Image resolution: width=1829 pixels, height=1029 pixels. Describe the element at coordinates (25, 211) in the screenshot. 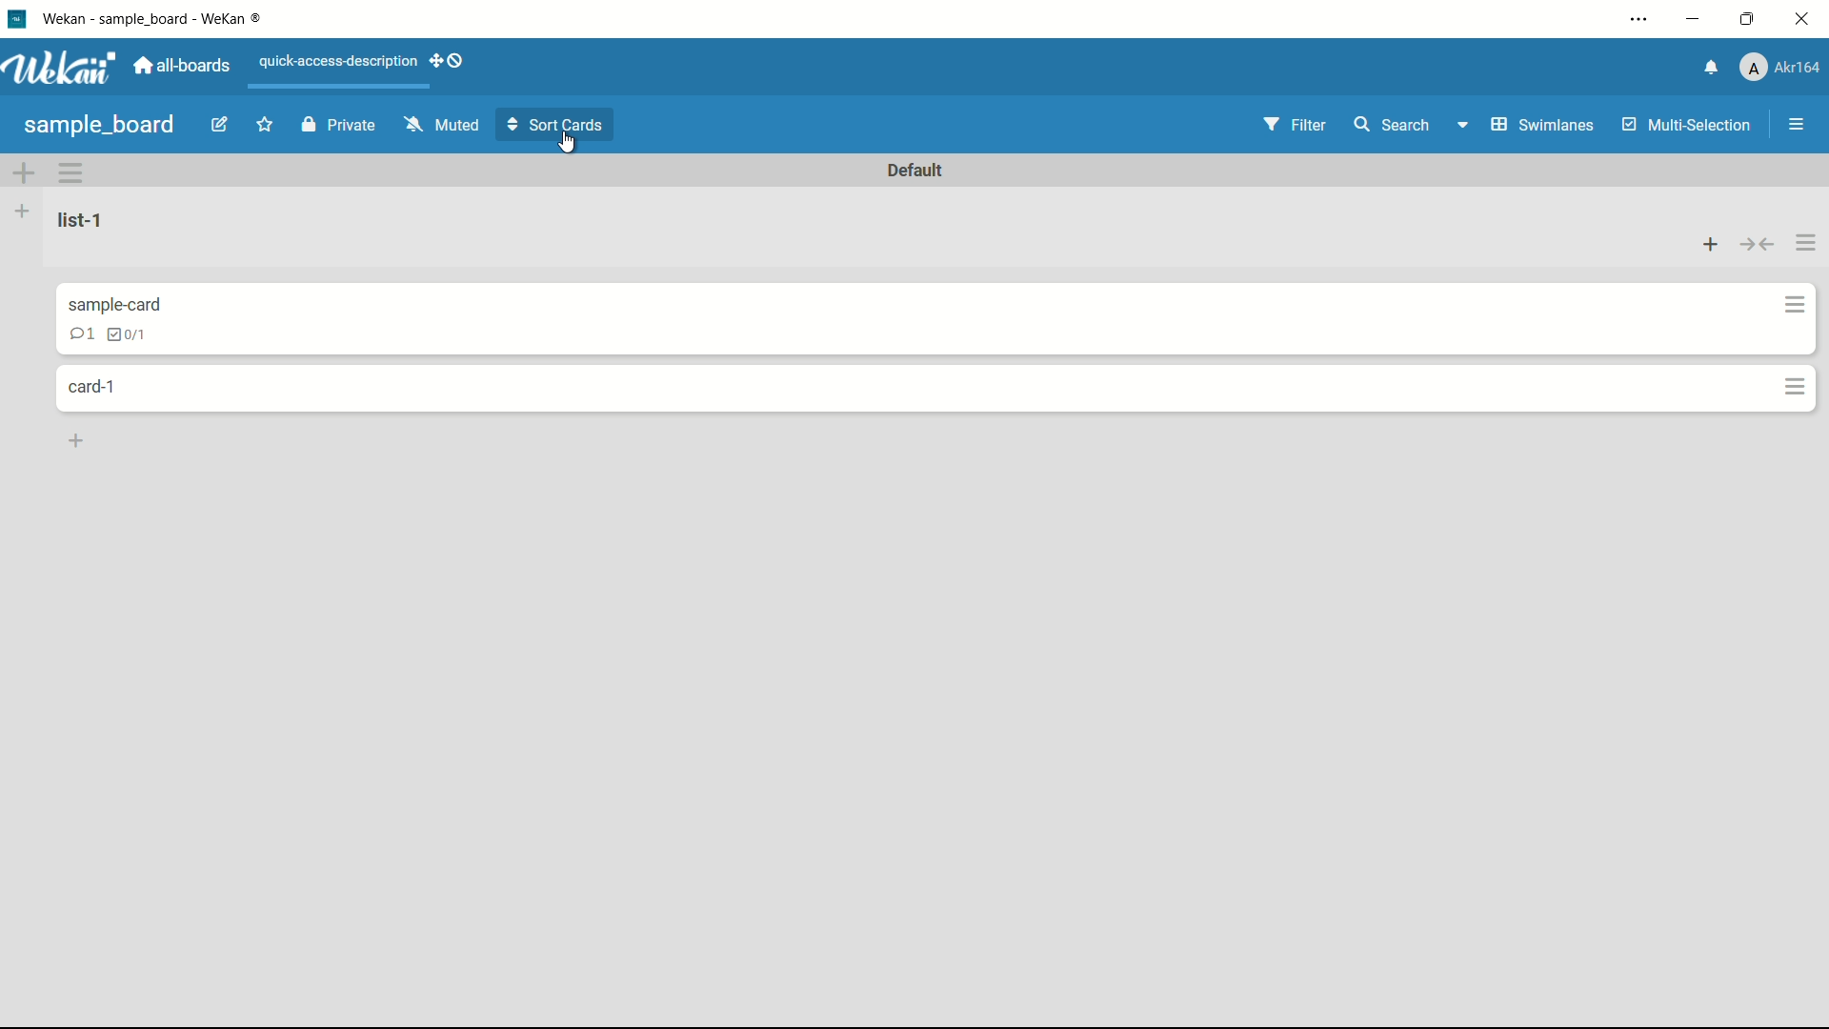

I see `add list` at that location.